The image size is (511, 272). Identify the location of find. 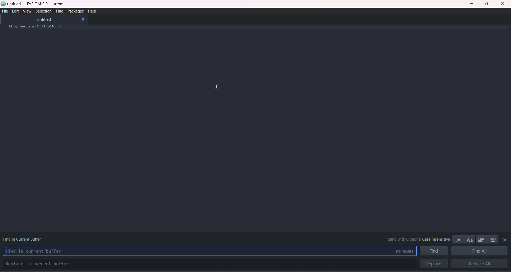
(434, 251).